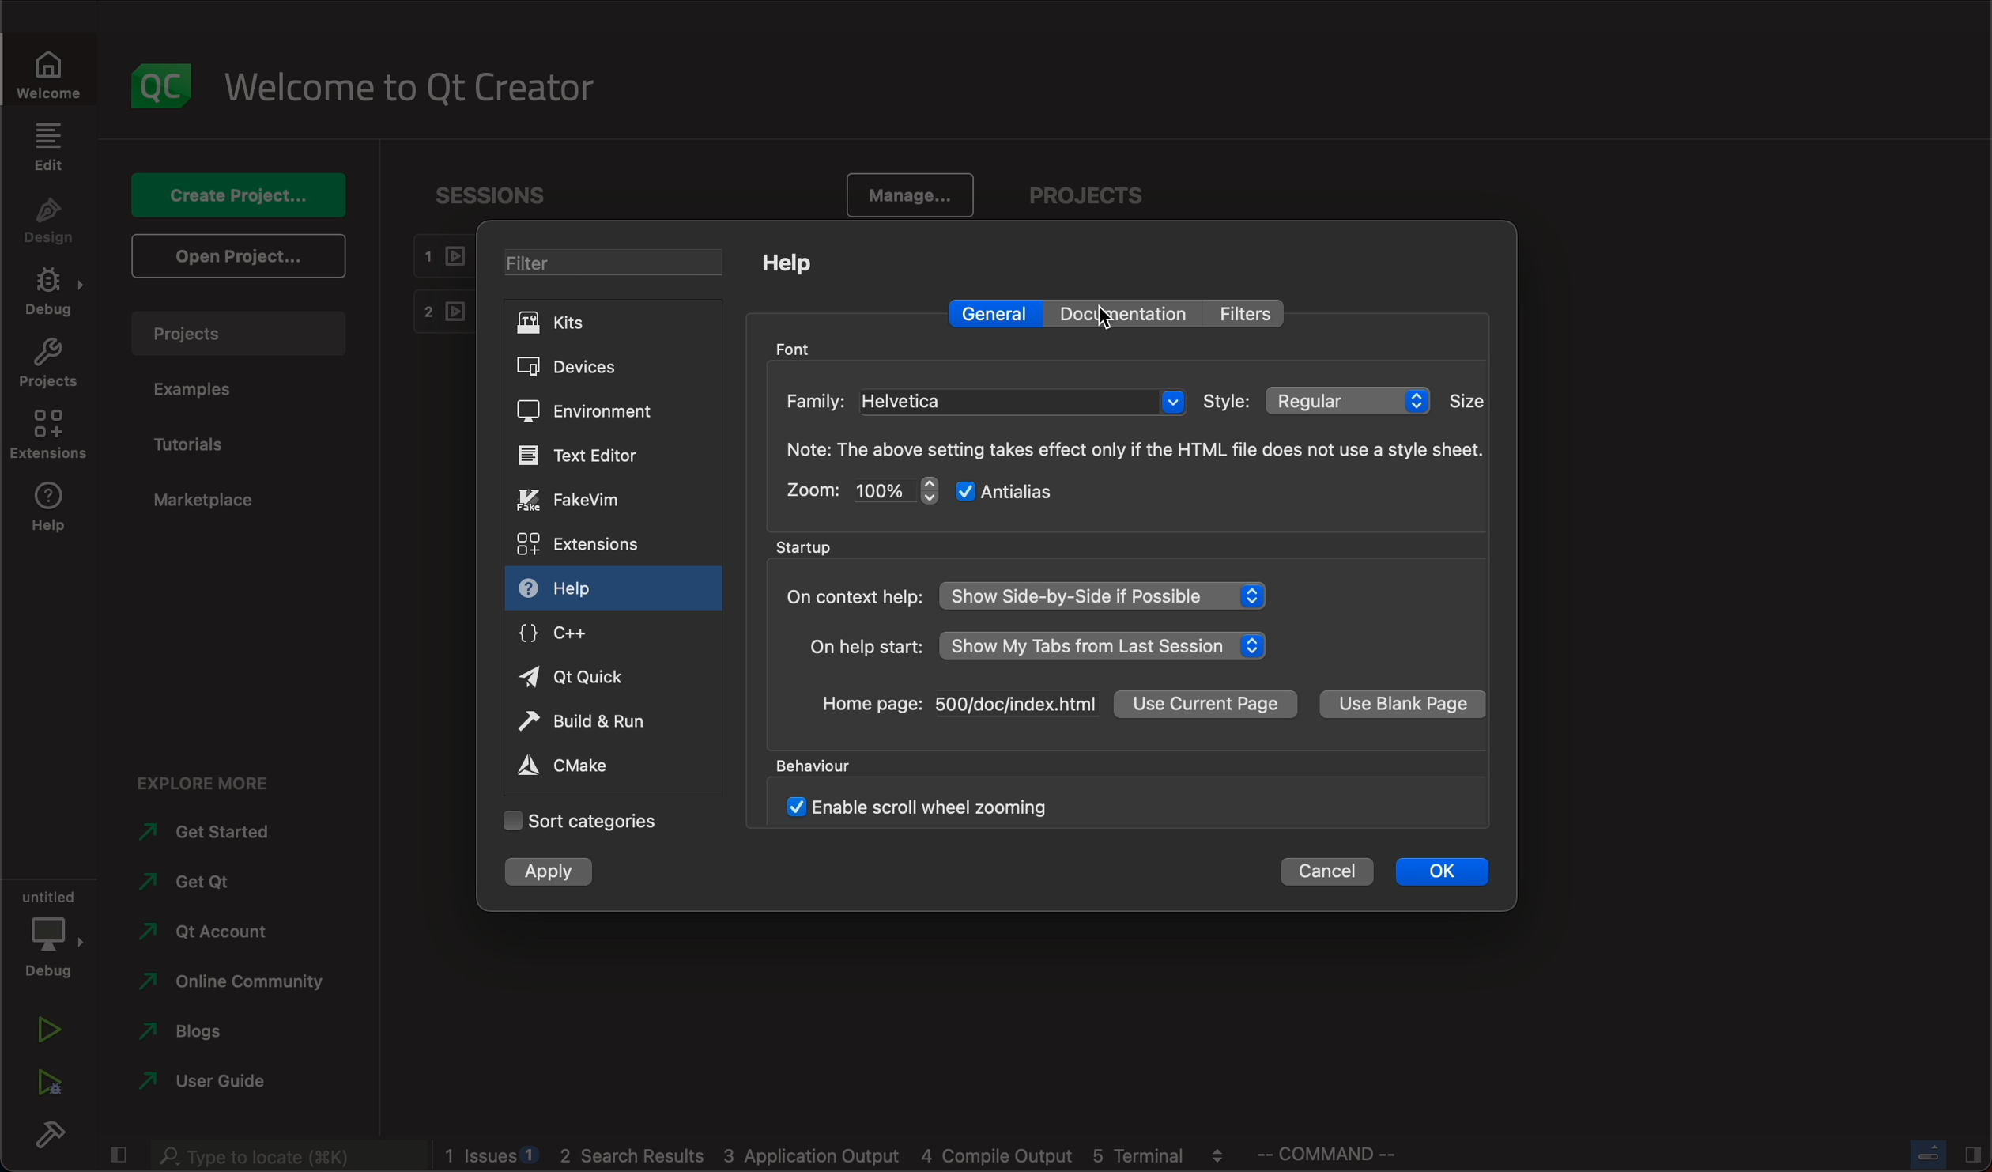 The height and width of the screenshot is (1172, 1992). What do you see at coordinates (590, 719) in the screenshot?
I see `run` at bounding box center [590, 719].